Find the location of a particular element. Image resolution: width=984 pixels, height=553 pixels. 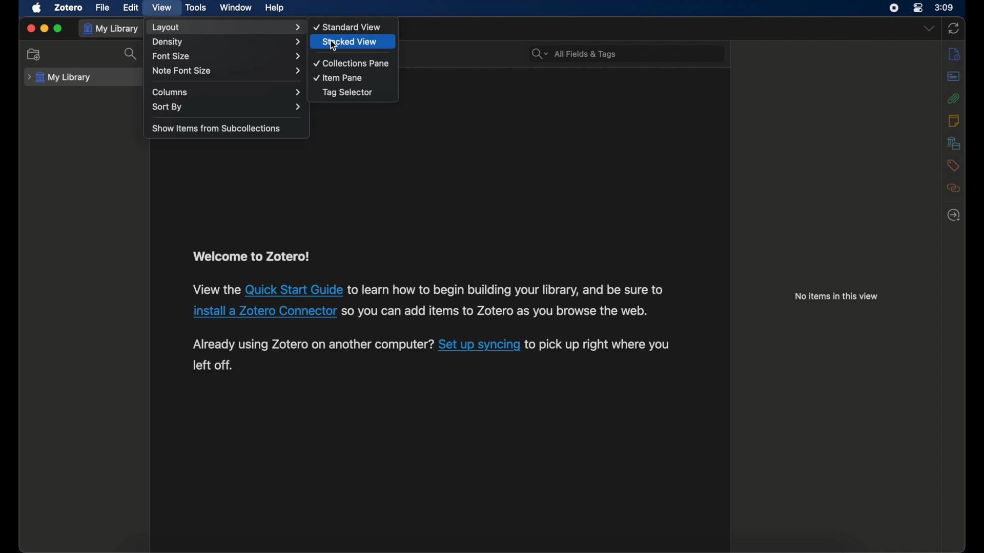

time is located at coordinates (945, 8).